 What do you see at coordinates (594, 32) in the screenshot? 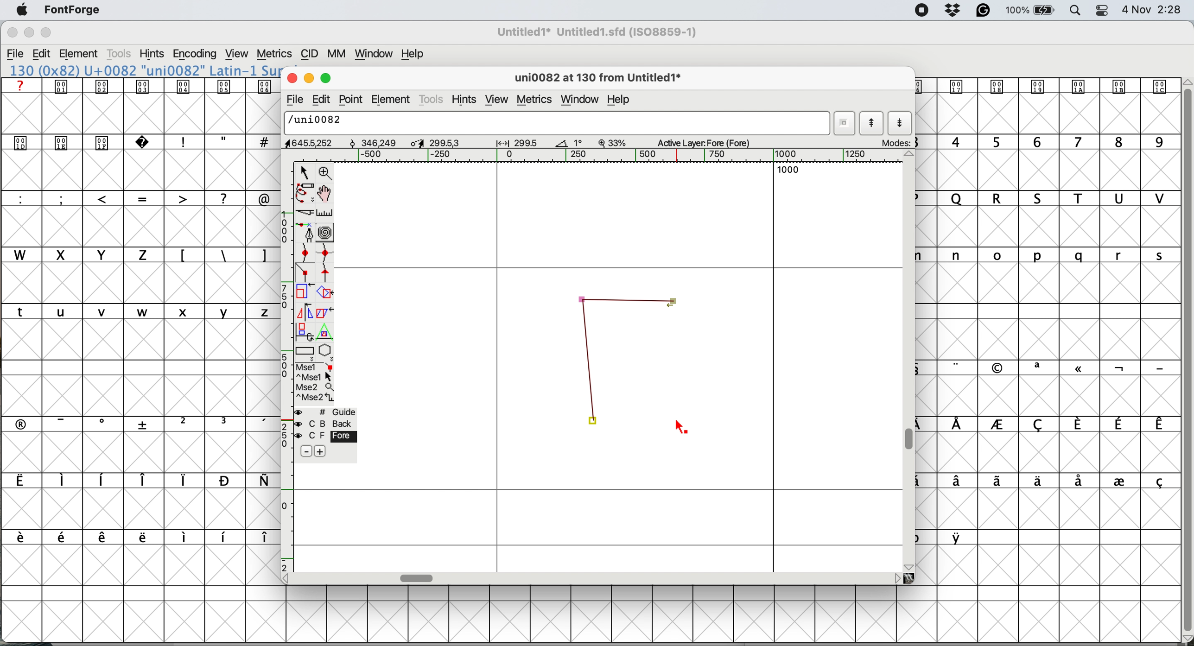
I see `File name` at bounding box center [594, 32].